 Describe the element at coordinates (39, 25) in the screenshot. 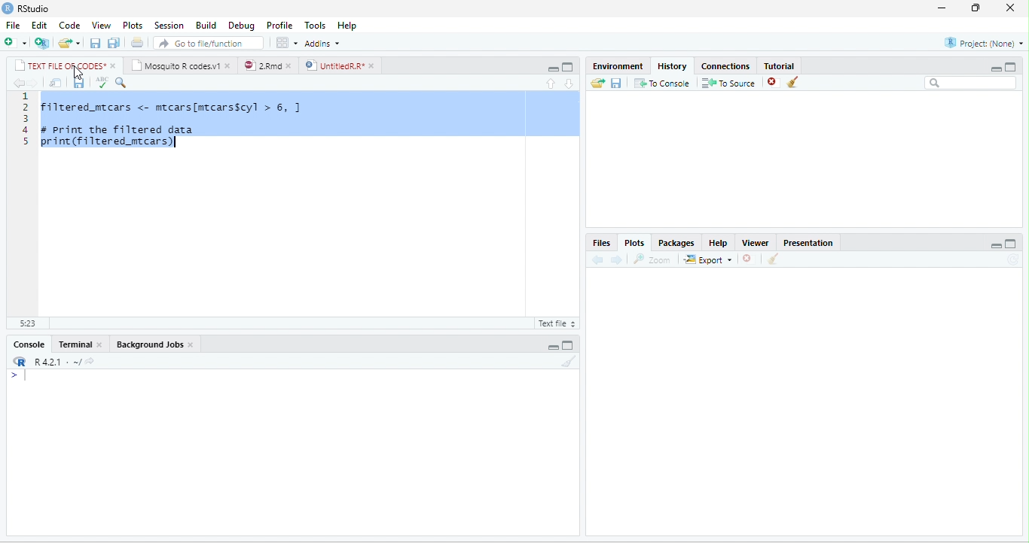

I see `Edit` at that location.